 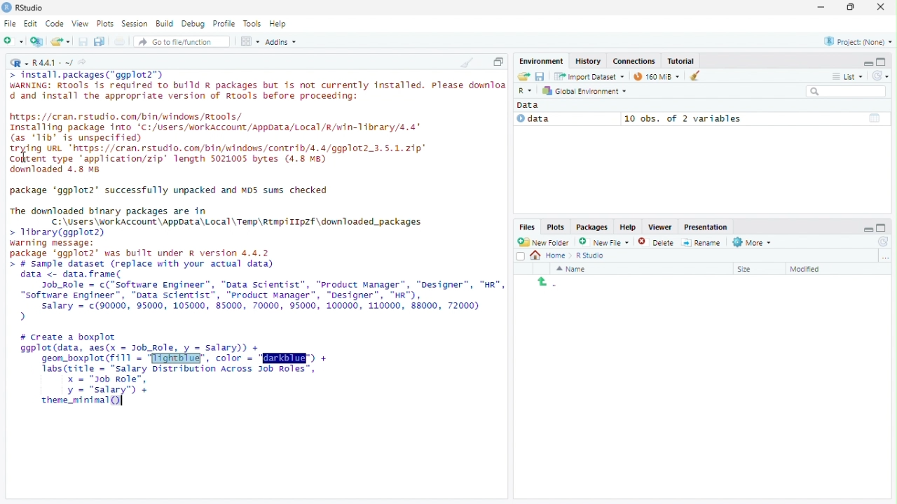 I want to click on Currently selected project - None, so click(x=857, y=41).